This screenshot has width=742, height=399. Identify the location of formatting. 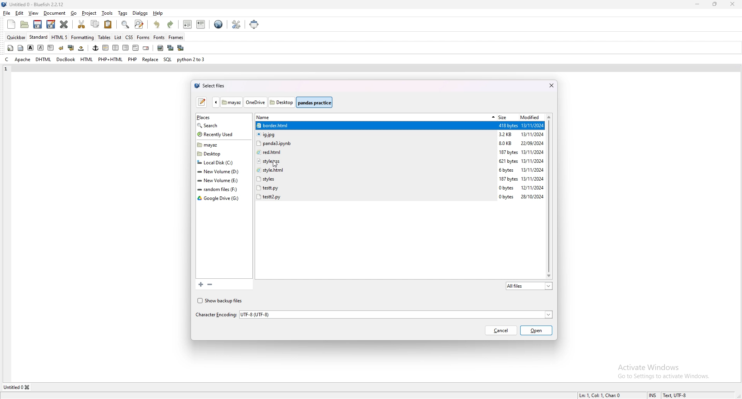
(82, 38).